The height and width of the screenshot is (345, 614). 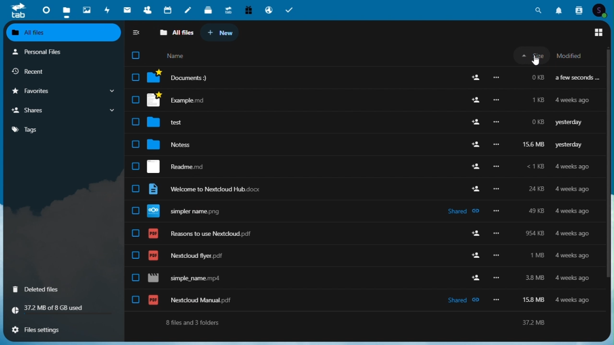 I want to click on Reasons to use Nextcdloud pdf, so click(x=363, y=256).